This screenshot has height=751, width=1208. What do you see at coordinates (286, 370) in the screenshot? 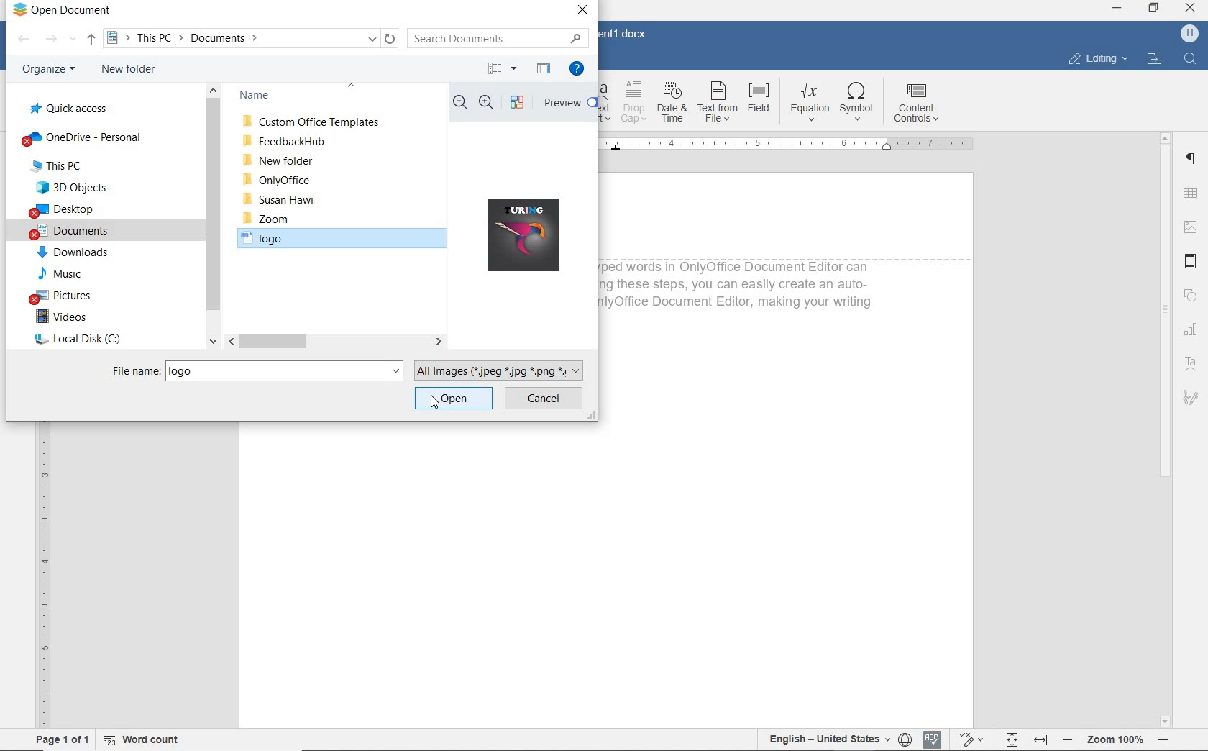
I see `search bar` at bounding box center [286, 370].